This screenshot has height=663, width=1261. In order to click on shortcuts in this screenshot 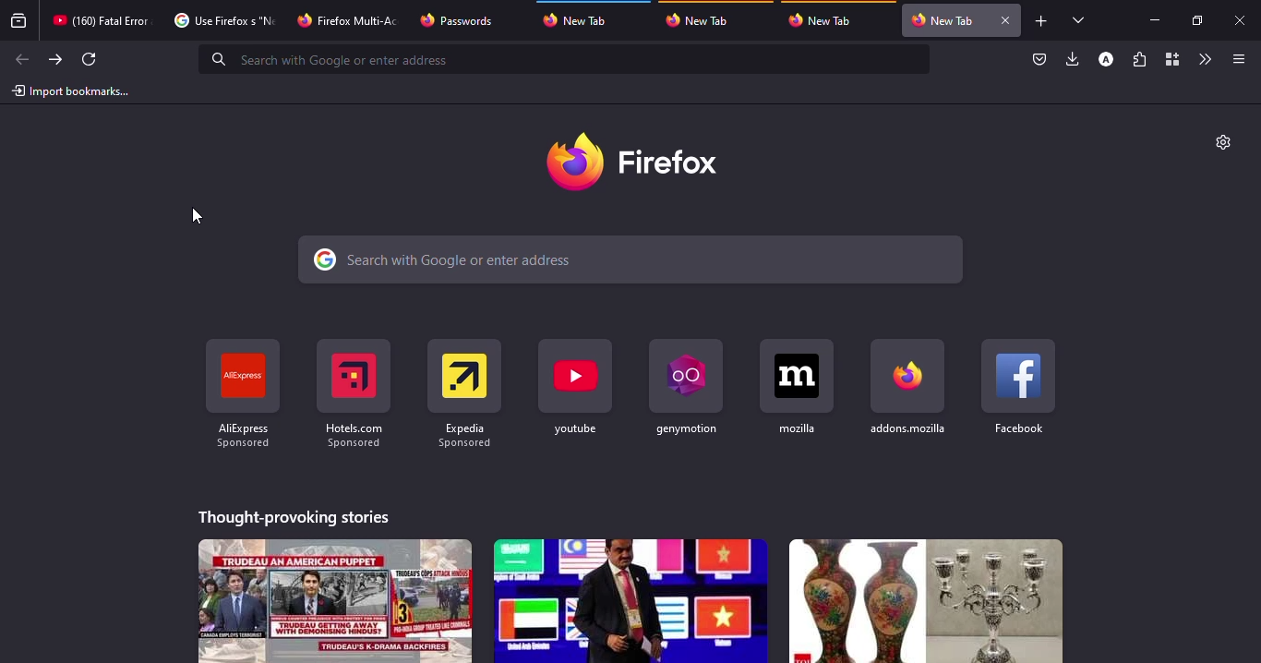, I will do `click(685, 391)`.